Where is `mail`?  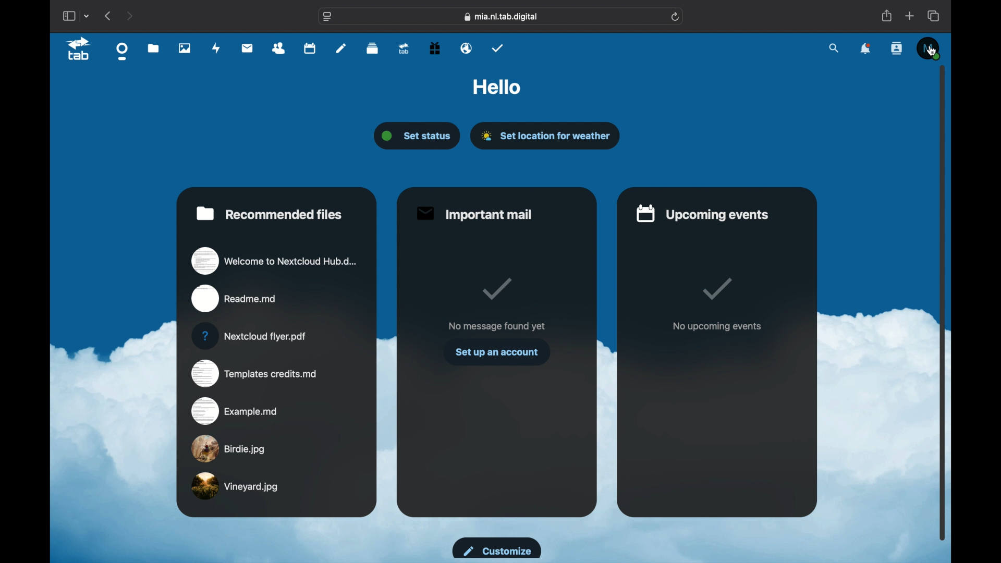
mail is located at coordinates (247, 48).